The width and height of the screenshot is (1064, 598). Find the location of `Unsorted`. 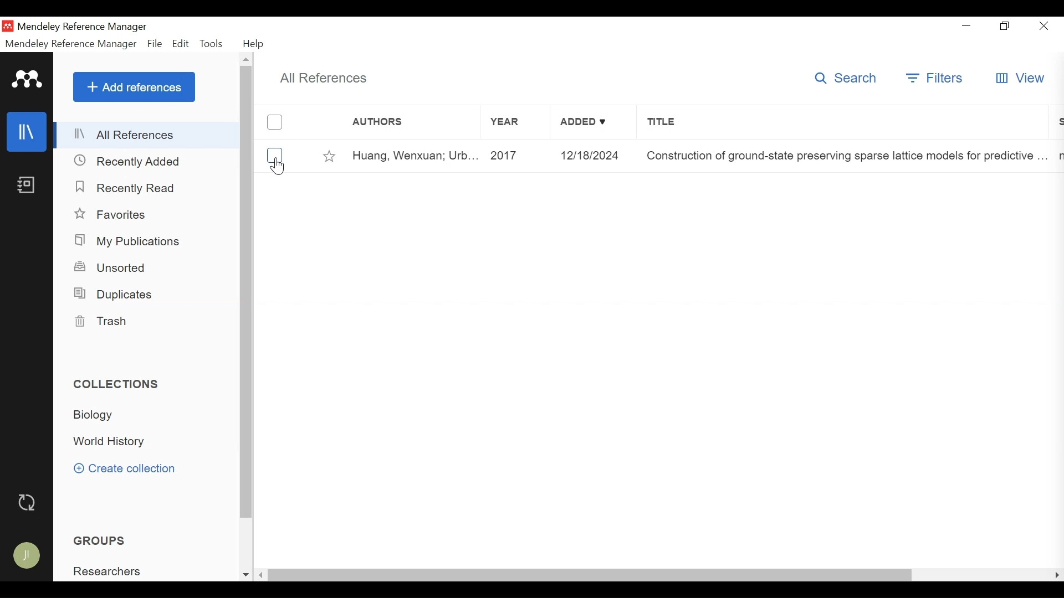

Unsorted is located at coordinates (116, 267).